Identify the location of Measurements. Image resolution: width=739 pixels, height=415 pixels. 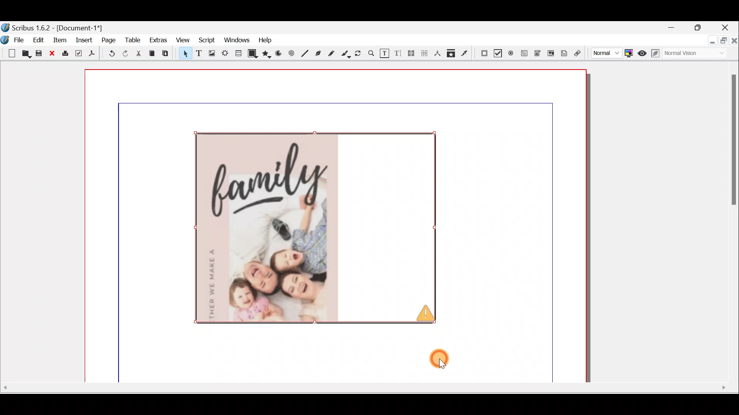
(438, 53).